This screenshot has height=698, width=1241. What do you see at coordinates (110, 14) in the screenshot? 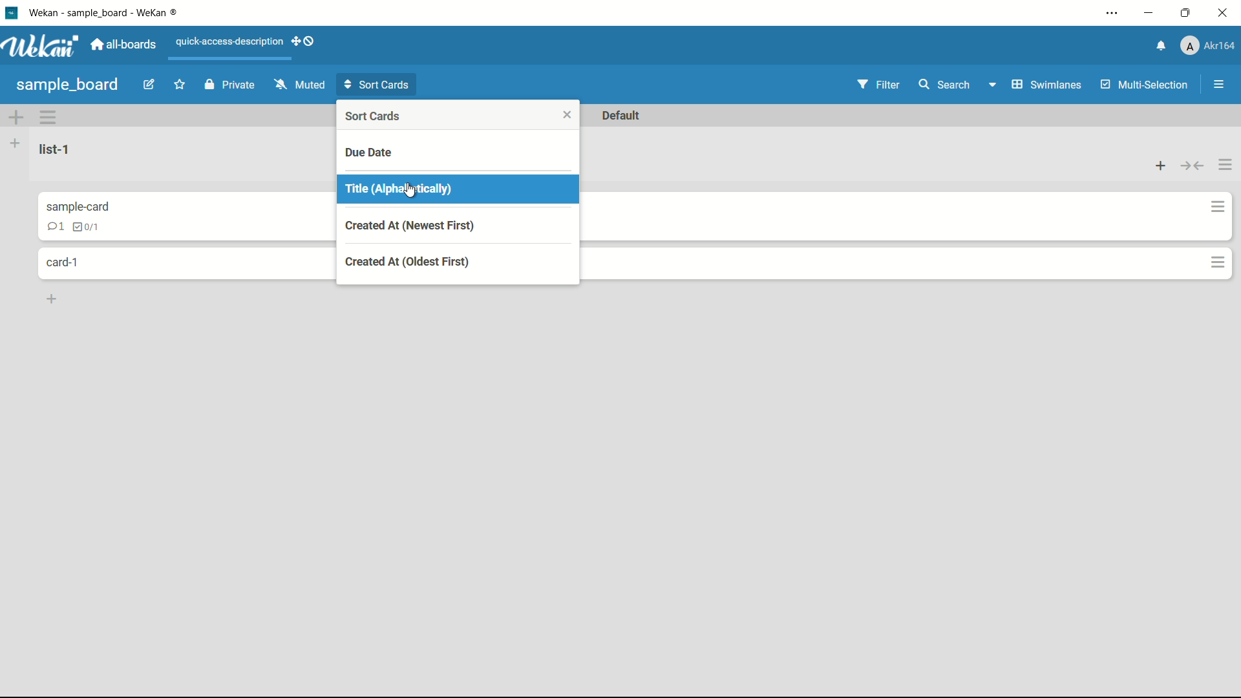
I see `wekan` at bounding box center [110, 14].